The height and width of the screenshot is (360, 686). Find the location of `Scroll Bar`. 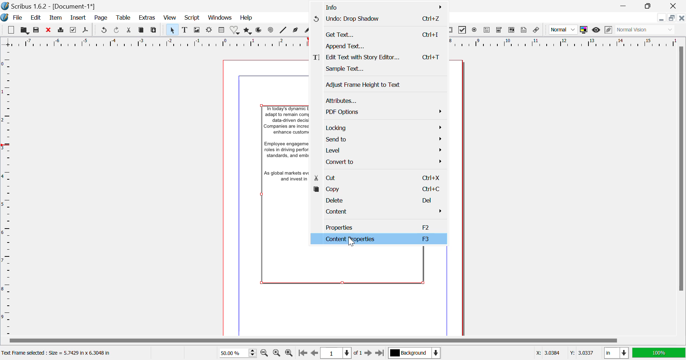

Scroll Bar is located at coordinates (680, 190).